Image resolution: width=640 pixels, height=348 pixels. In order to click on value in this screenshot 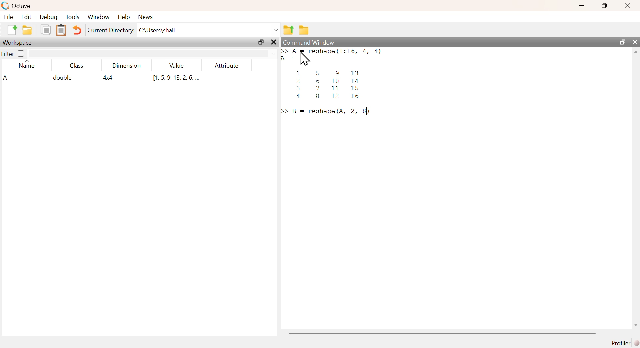, I will do `click(177, 66)`.